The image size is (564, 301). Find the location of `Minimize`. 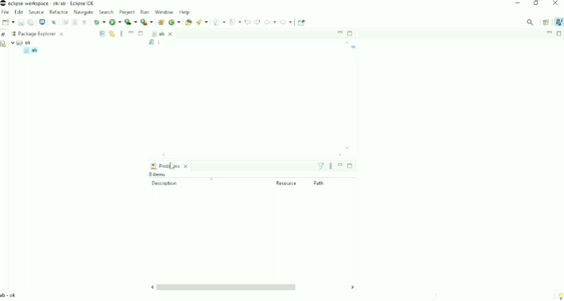

Minimize is located at coordinates (550, 32).